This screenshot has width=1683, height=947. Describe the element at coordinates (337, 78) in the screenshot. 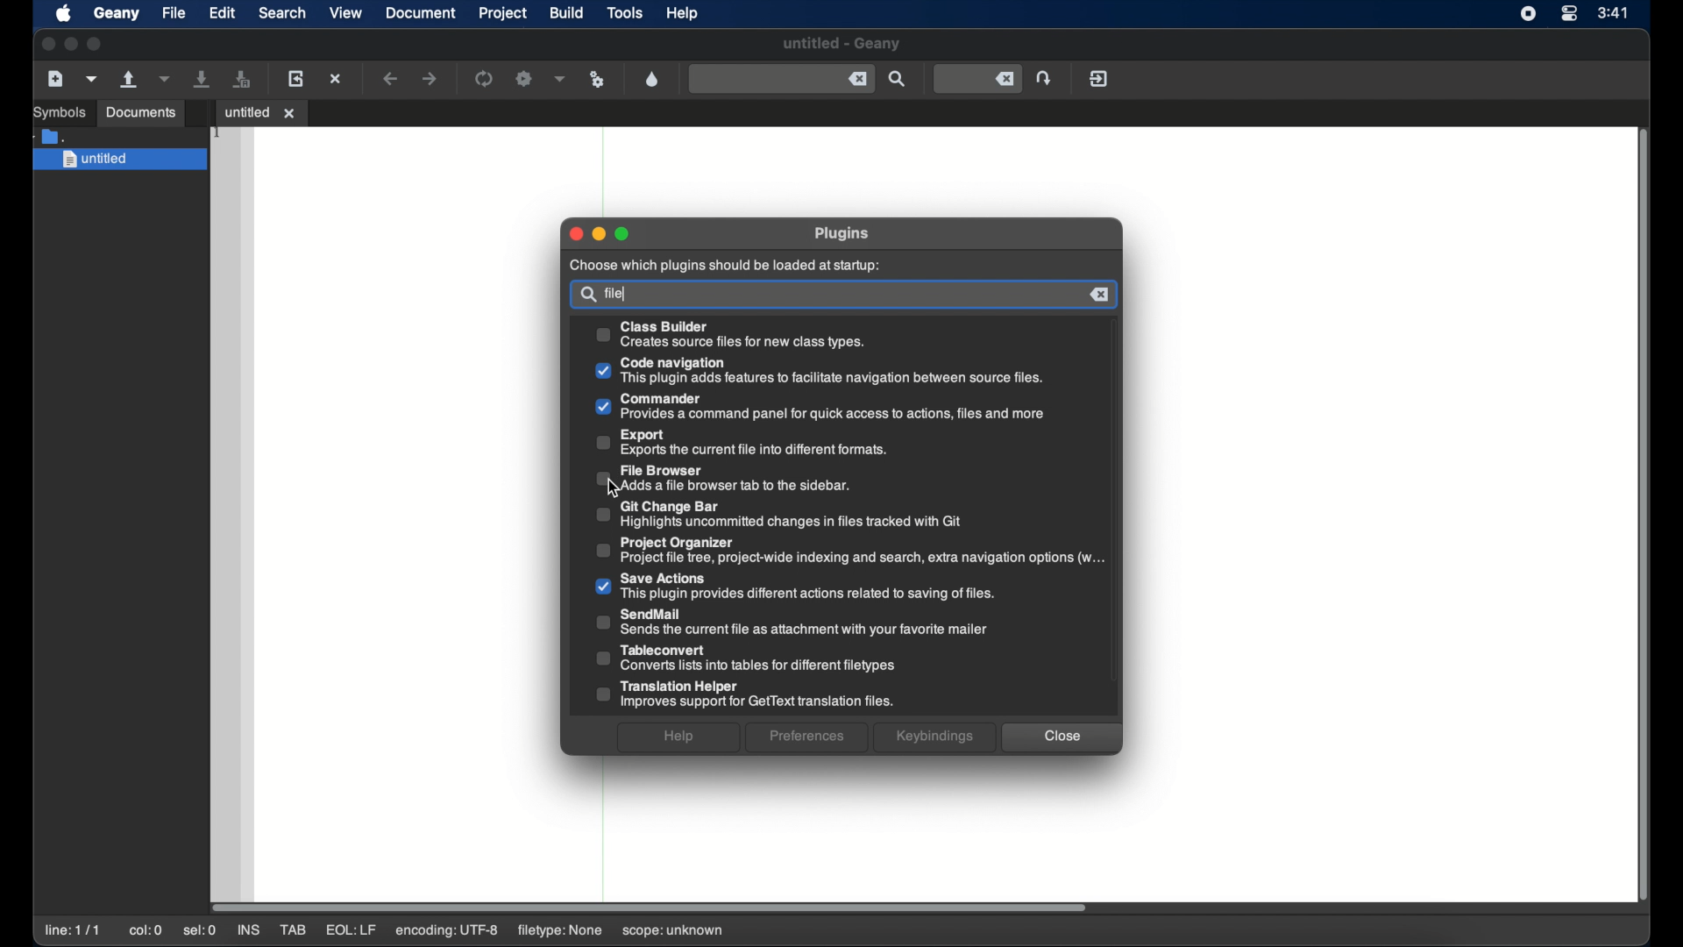

I see `close the current file` at that location.